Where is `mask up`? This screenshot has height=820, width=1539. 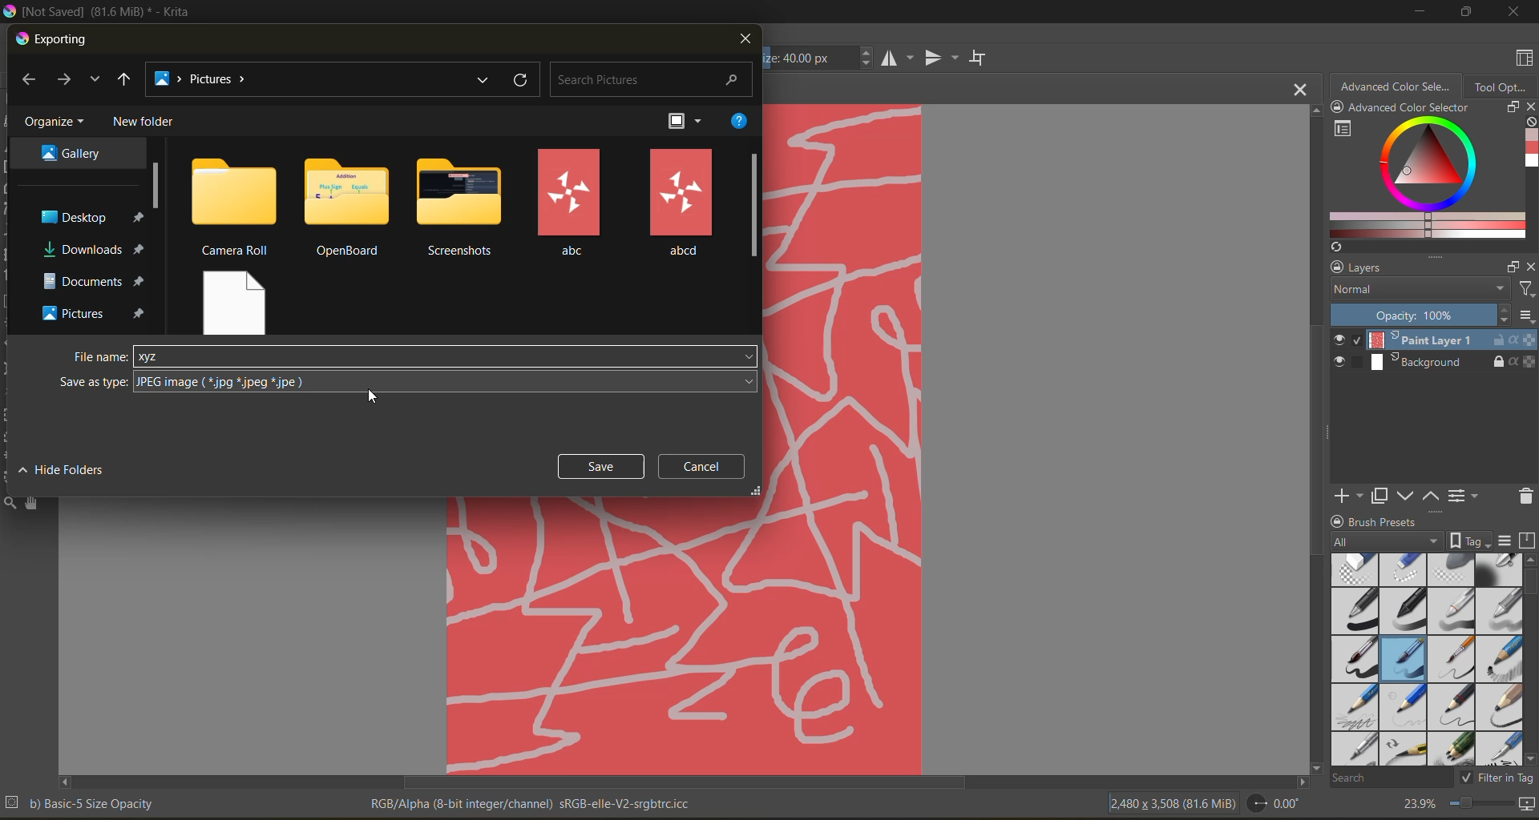 mask up is located at coordinates (1432, 495).